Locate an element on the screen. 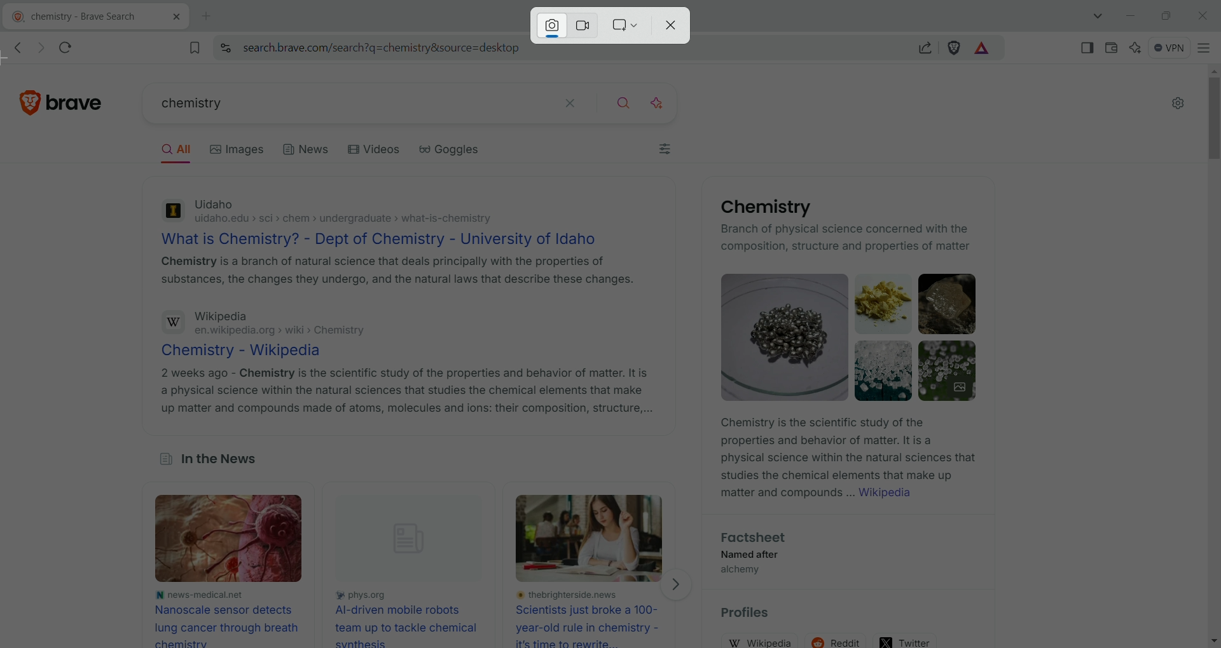  News-medical.net Nanoscale sensor detects lung cancer through breath chemistry is located at coordinates (226, 618).